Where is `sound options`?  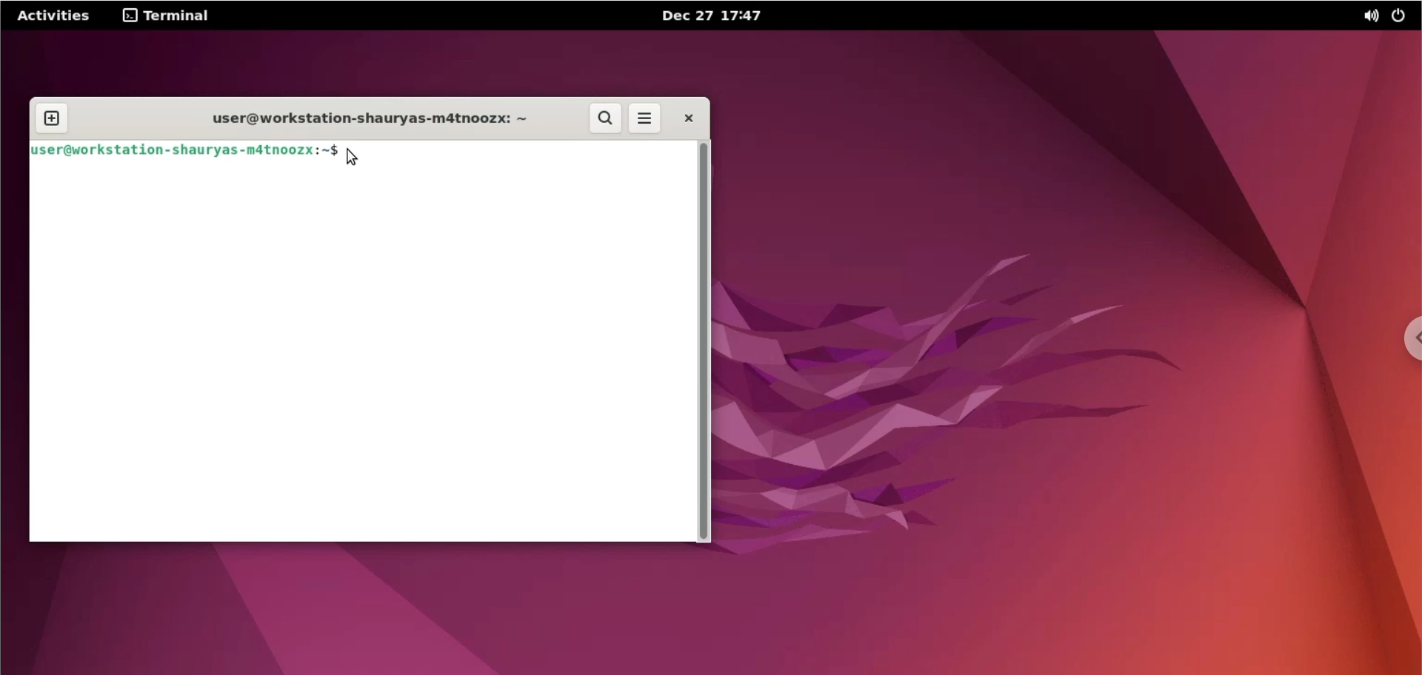 sound options is located at coordinates (1368, 15).